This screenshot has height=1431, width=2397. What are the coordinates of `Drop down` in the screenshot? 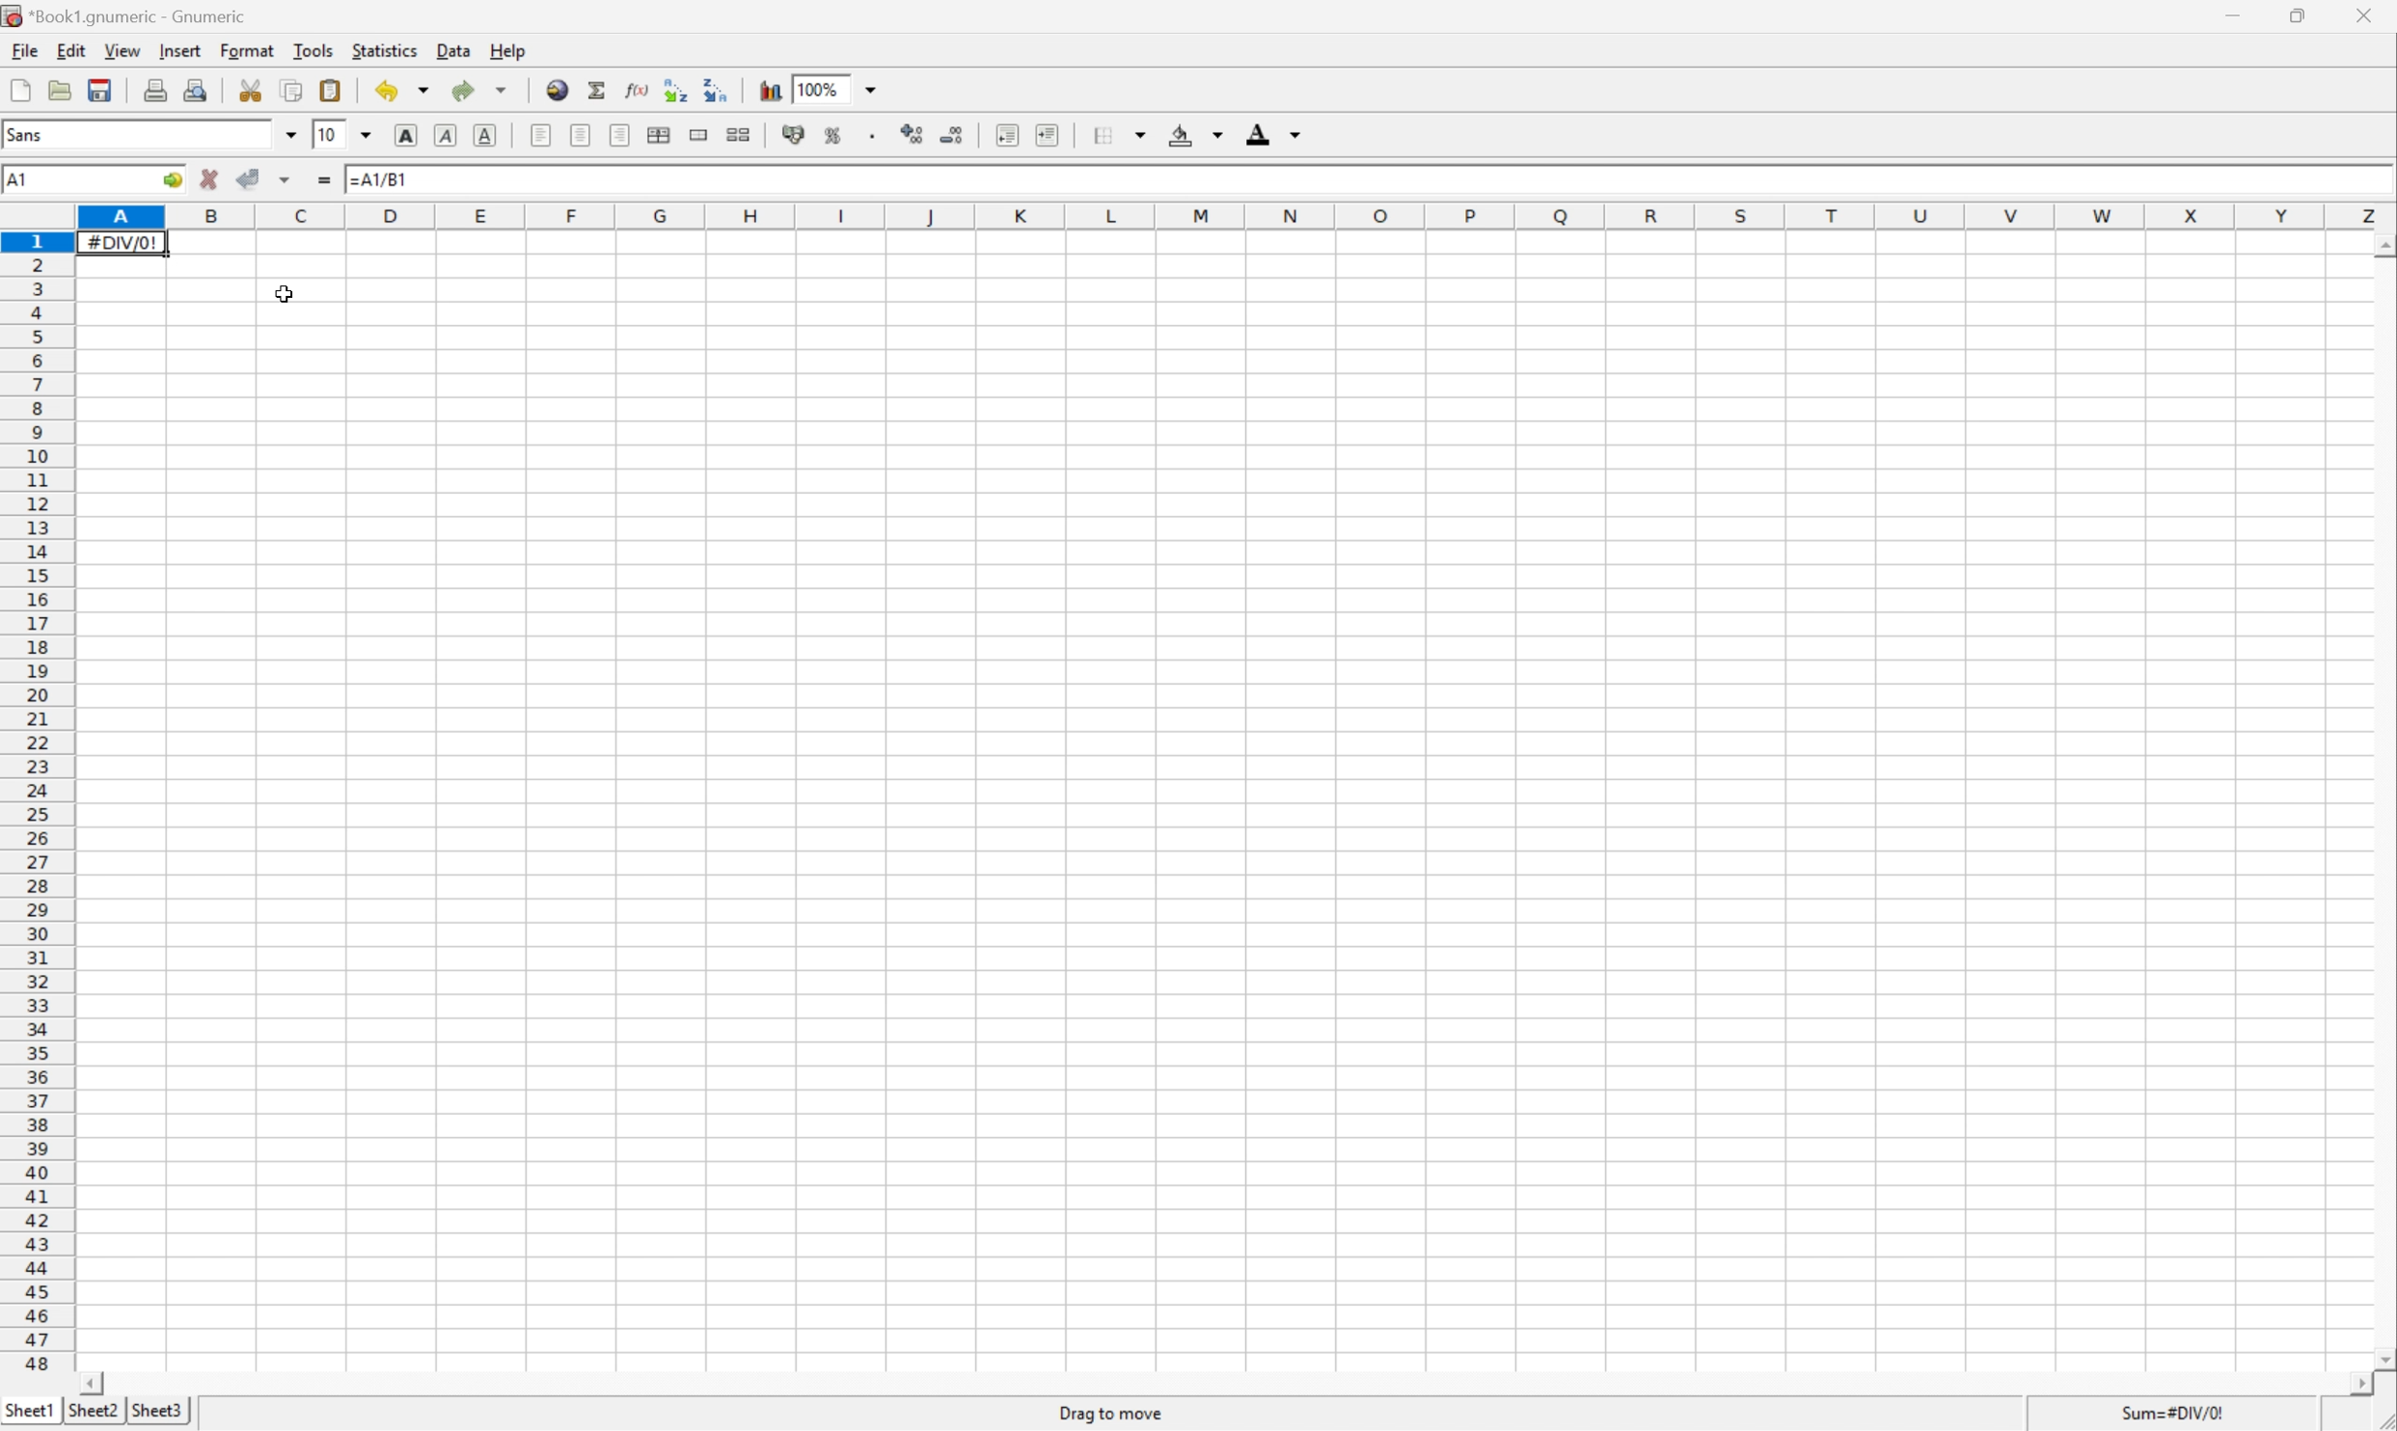 It's located at (1219, 137).